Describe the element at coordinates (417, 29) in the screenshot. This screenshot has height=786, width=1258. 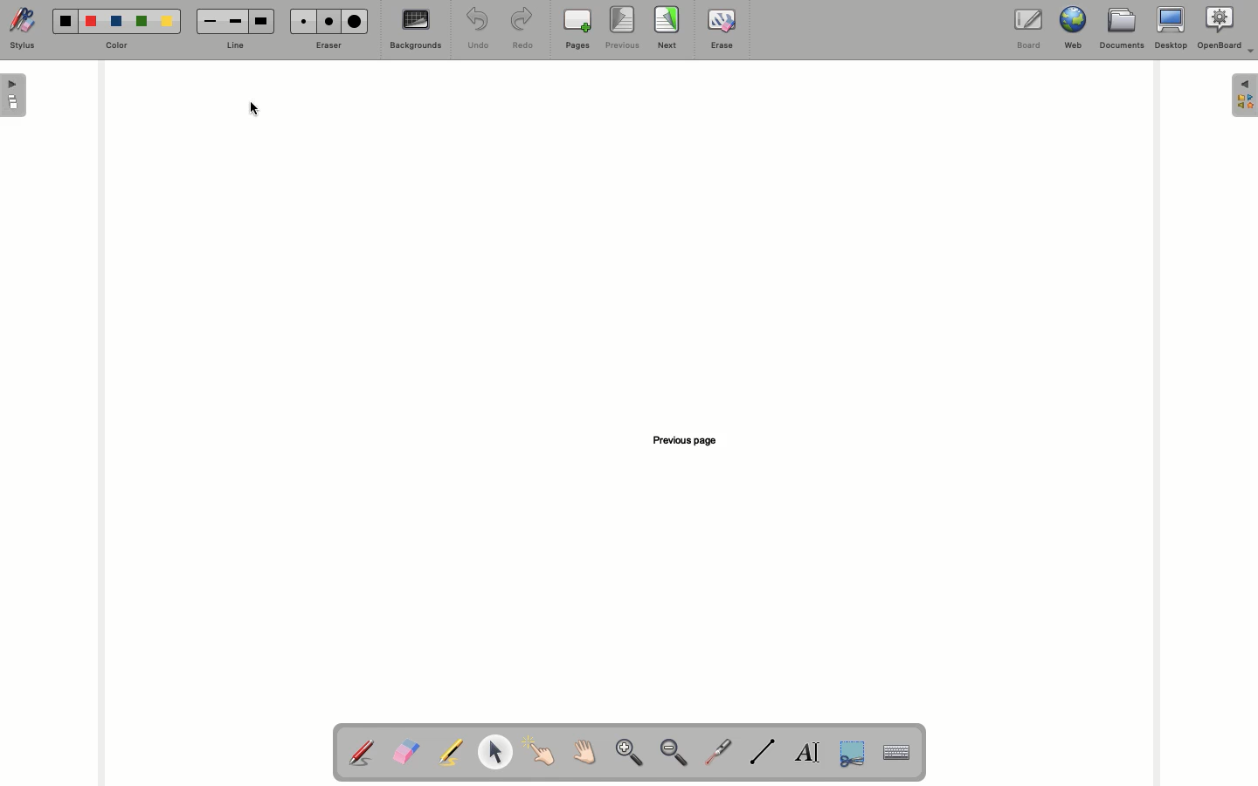
I see `Backgrounds` at that location.